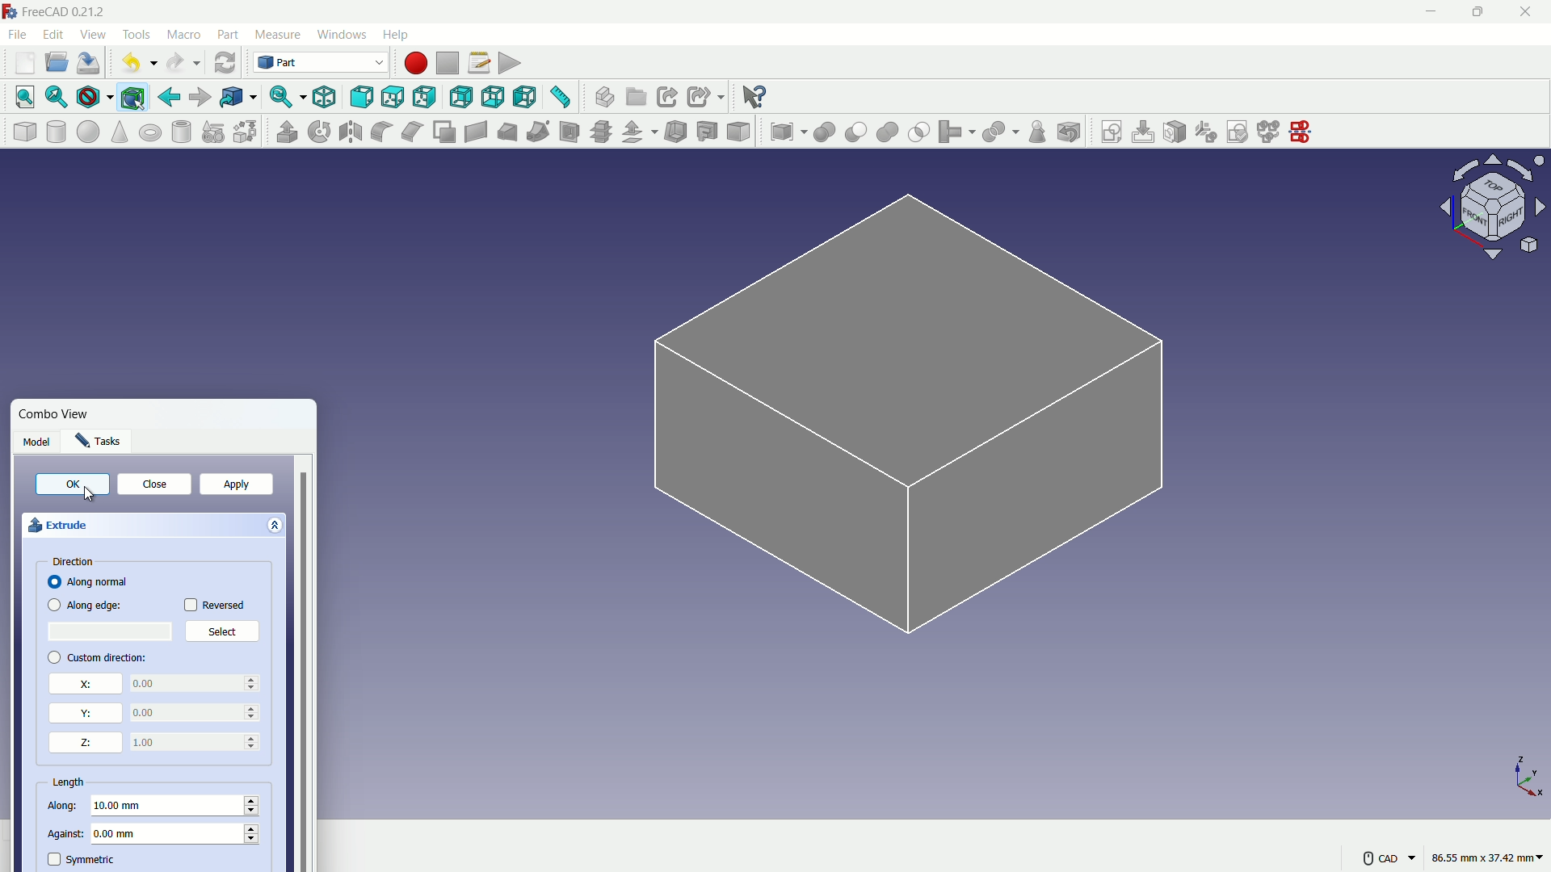 The width and height of the screenshot is (1551, 872). I want to click on checkbox, so click(53, 582).